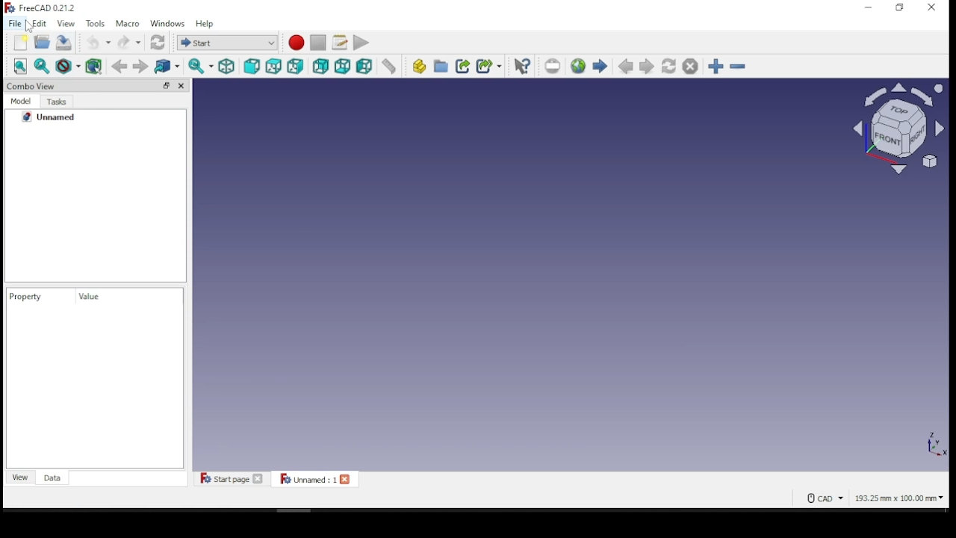 The image size is (956, 538). What do you see at coordinates (579, 65) in the screenshot?
I see `open website` at bounding box center [579, 65].